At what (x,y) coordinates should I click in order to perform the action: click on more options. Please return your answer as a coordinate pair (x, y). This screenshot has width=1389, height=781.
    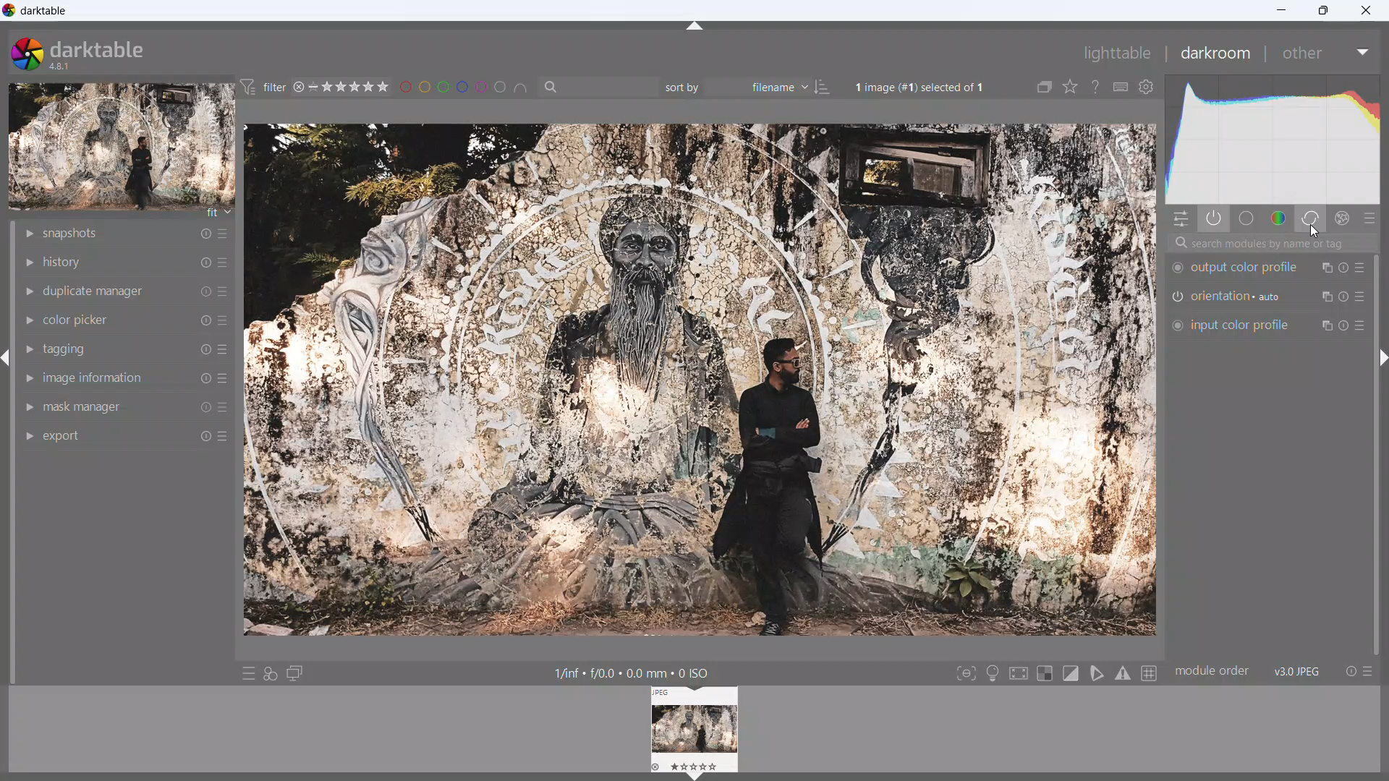
    Looking at the image, I should click on (227, 350).